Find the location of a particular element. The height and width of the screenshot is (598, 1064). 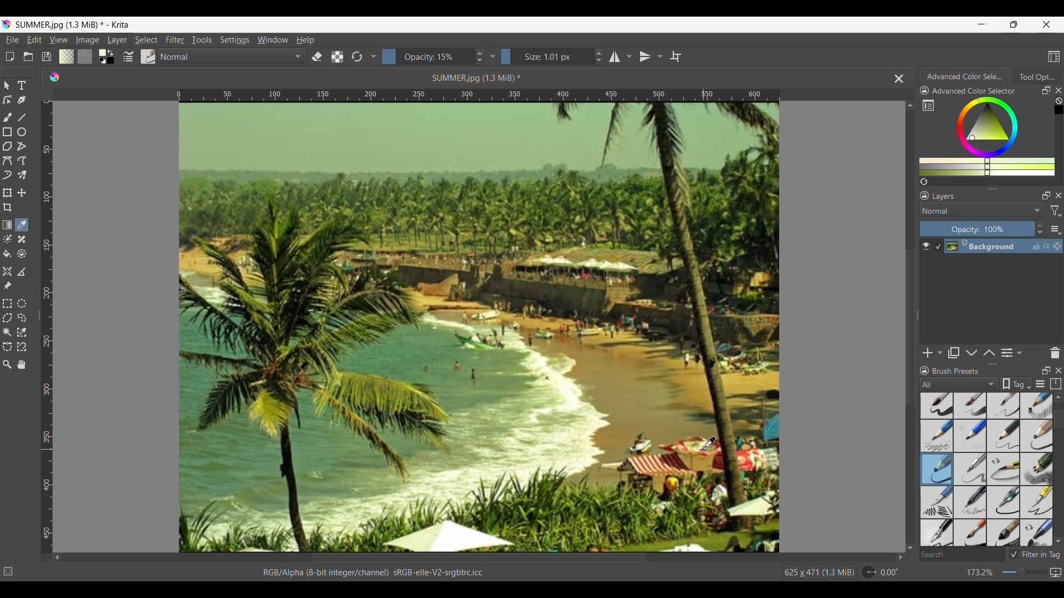

Add is located at coordinates (928, 353).